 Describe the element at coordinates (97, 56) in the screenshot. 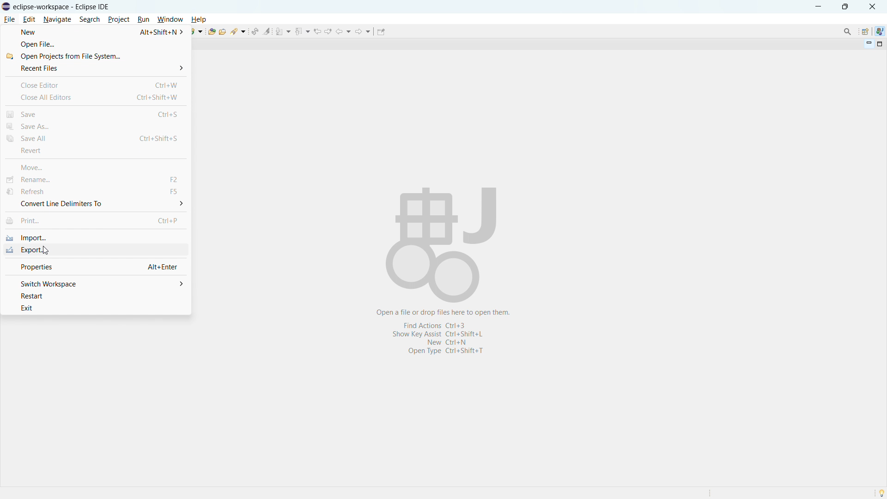

I see `open projects from file system` at that location.